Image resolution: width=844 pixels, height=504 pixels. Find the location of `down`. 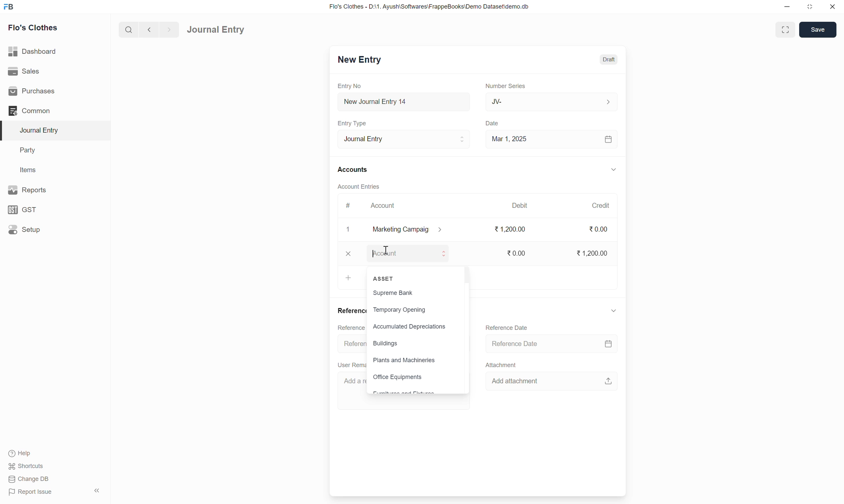

down is located at coordinates (613, 170).